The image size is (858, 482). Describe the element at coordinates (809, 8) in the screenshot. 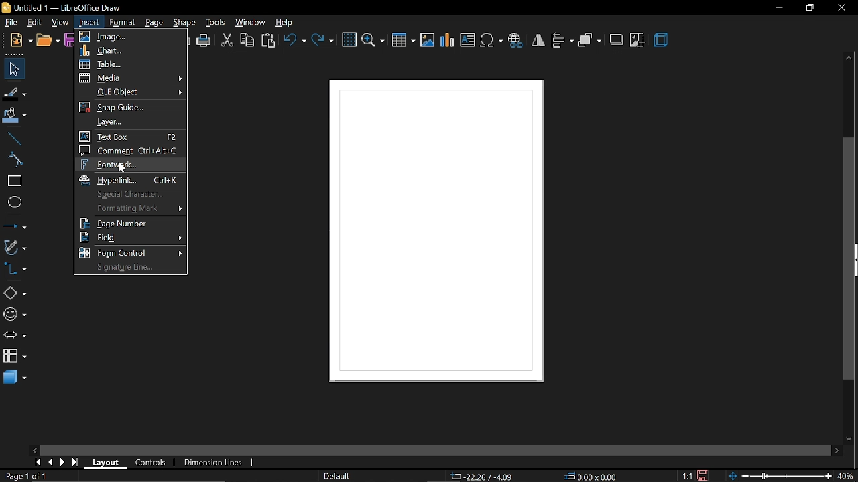

I see `restore down` at that location.